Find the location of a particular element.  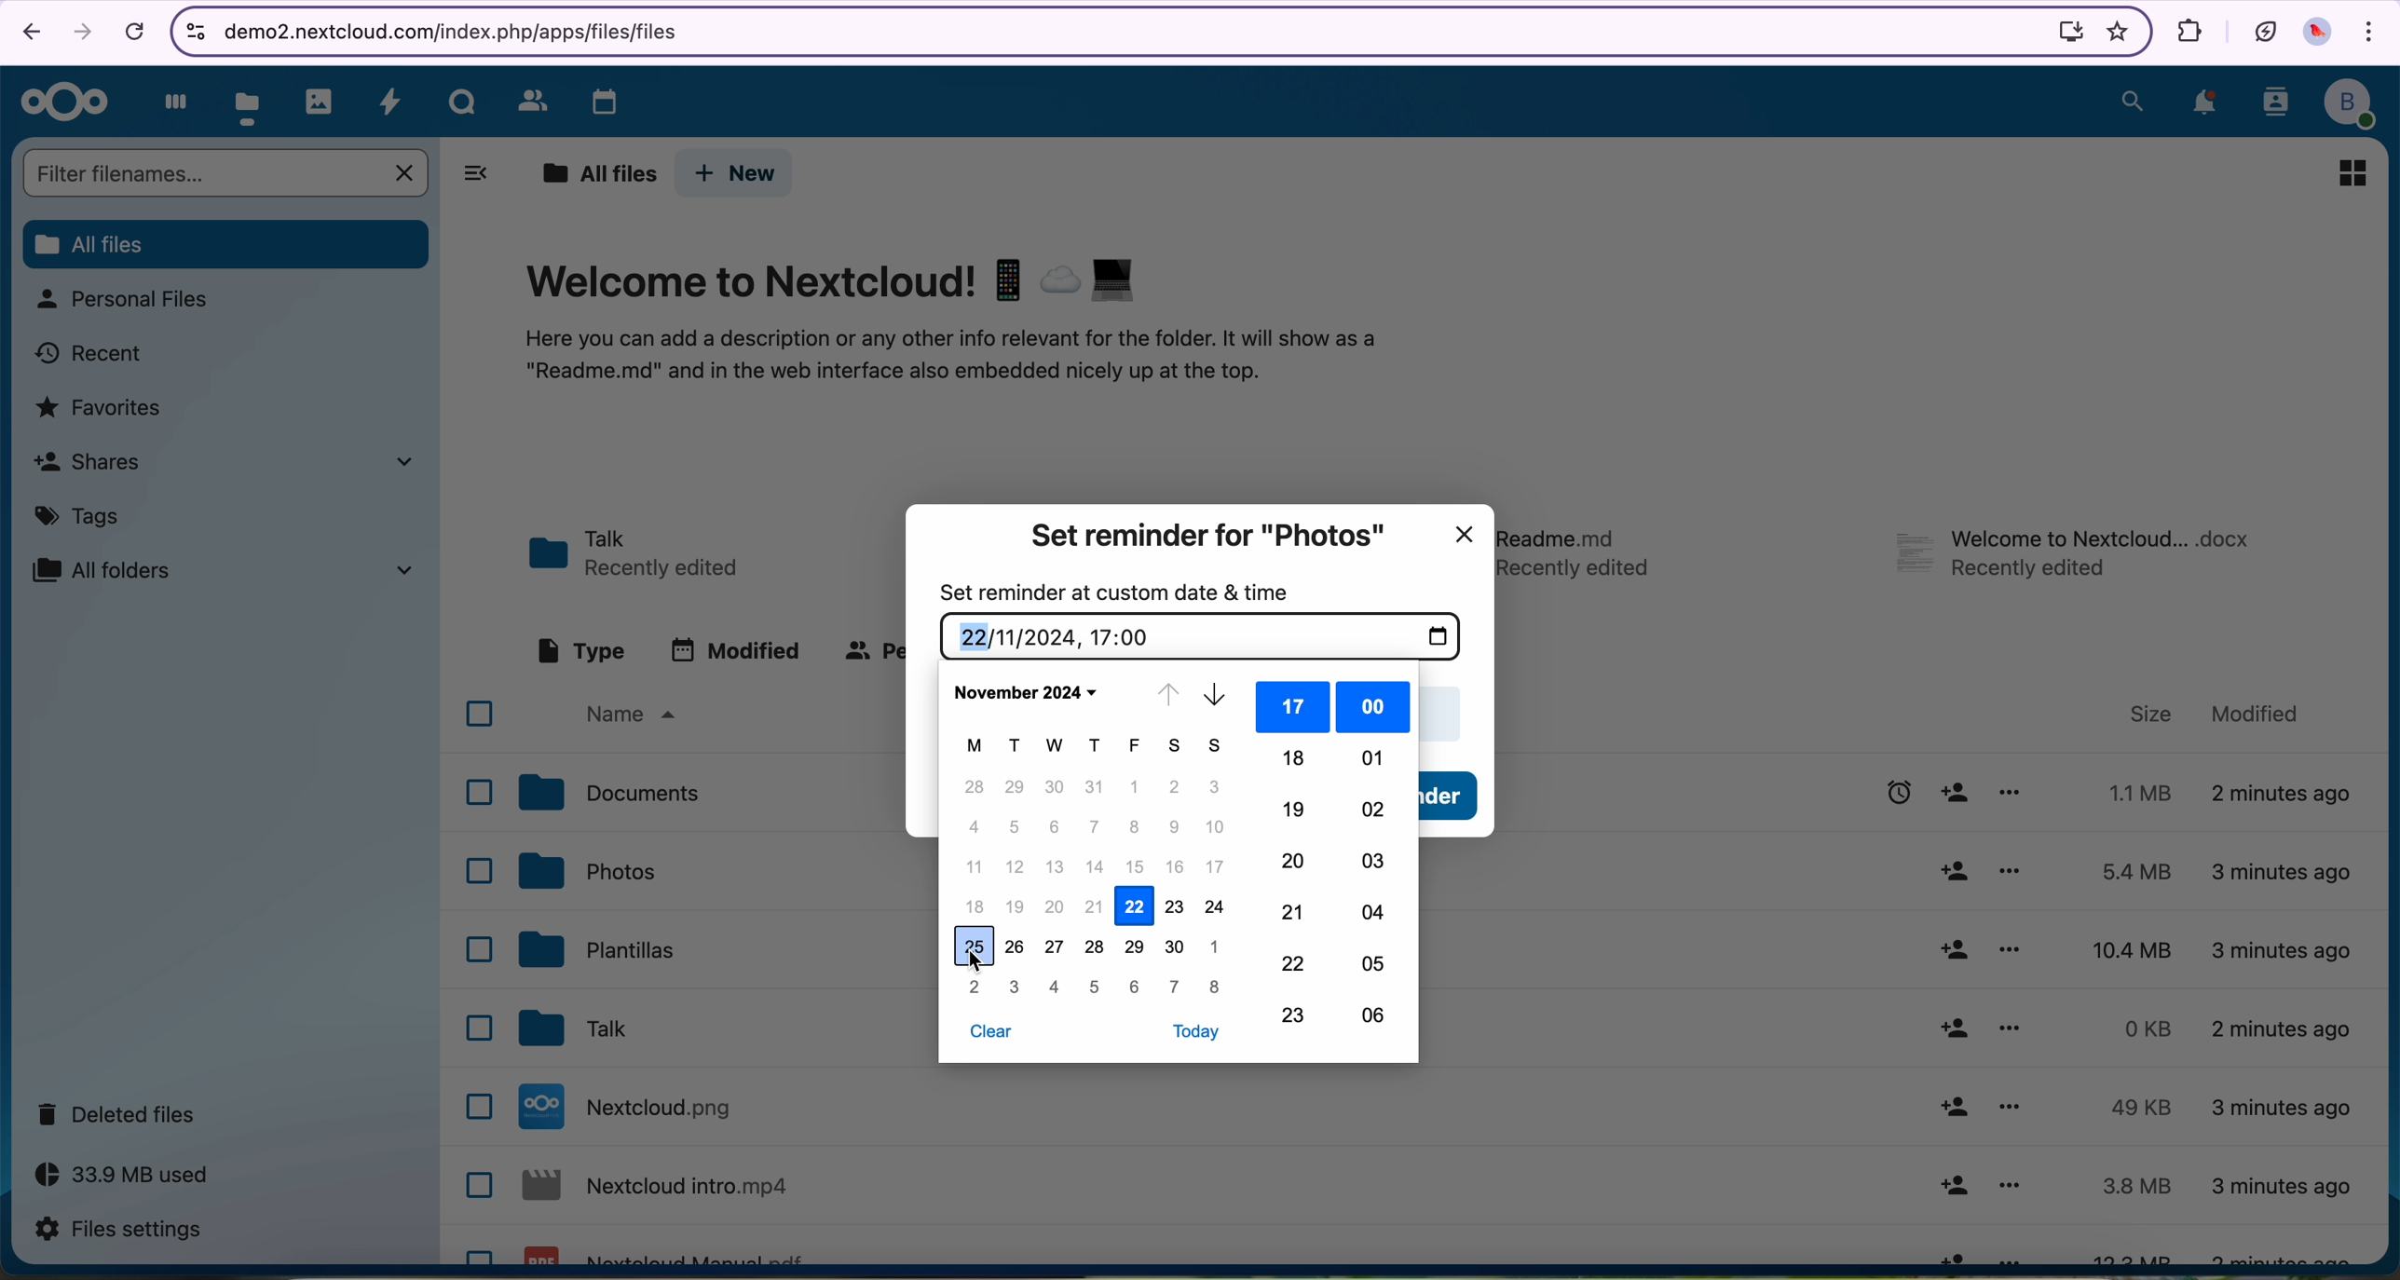

6 is located at coordinates (1136, 987).